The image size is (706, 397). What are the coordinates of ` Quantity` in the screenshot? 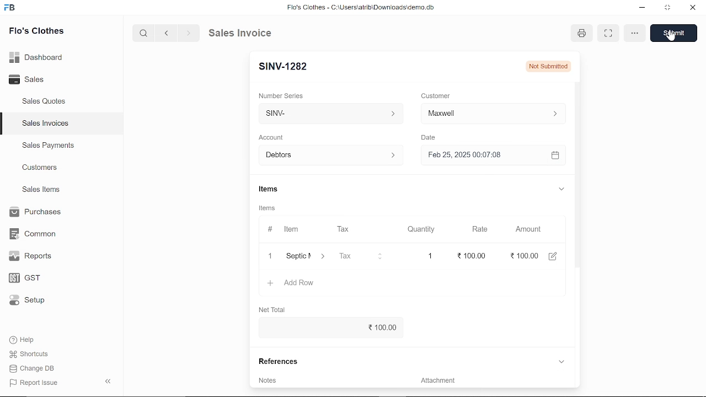 It's located at (419, 229).